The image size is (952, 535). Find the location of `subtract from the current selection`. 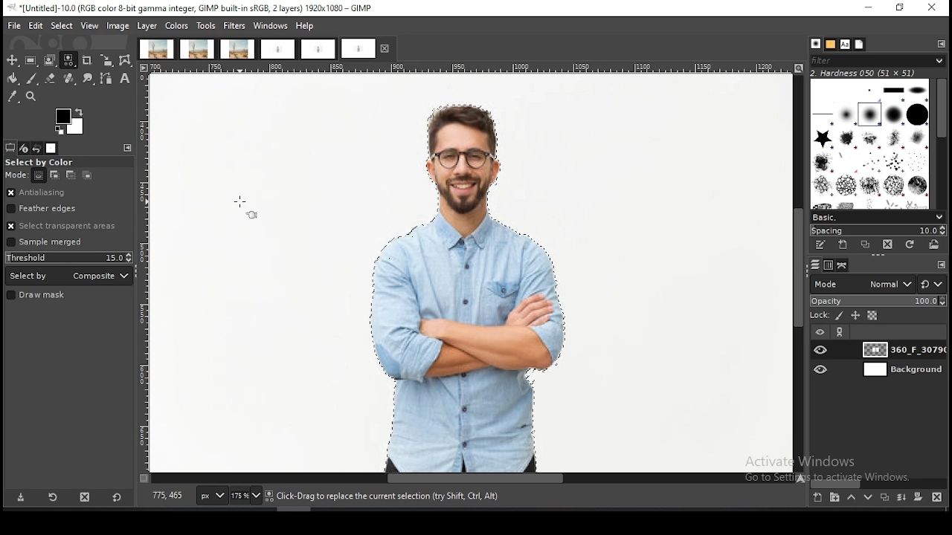

subtract from the current selection is located at coordinates (70, 175).